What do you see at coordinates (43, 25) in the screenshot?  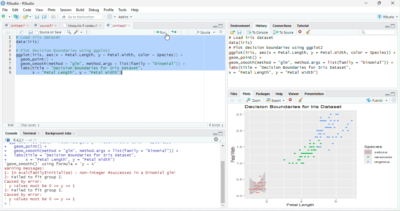 I see `sound.R` at bounding box center [43, 25].